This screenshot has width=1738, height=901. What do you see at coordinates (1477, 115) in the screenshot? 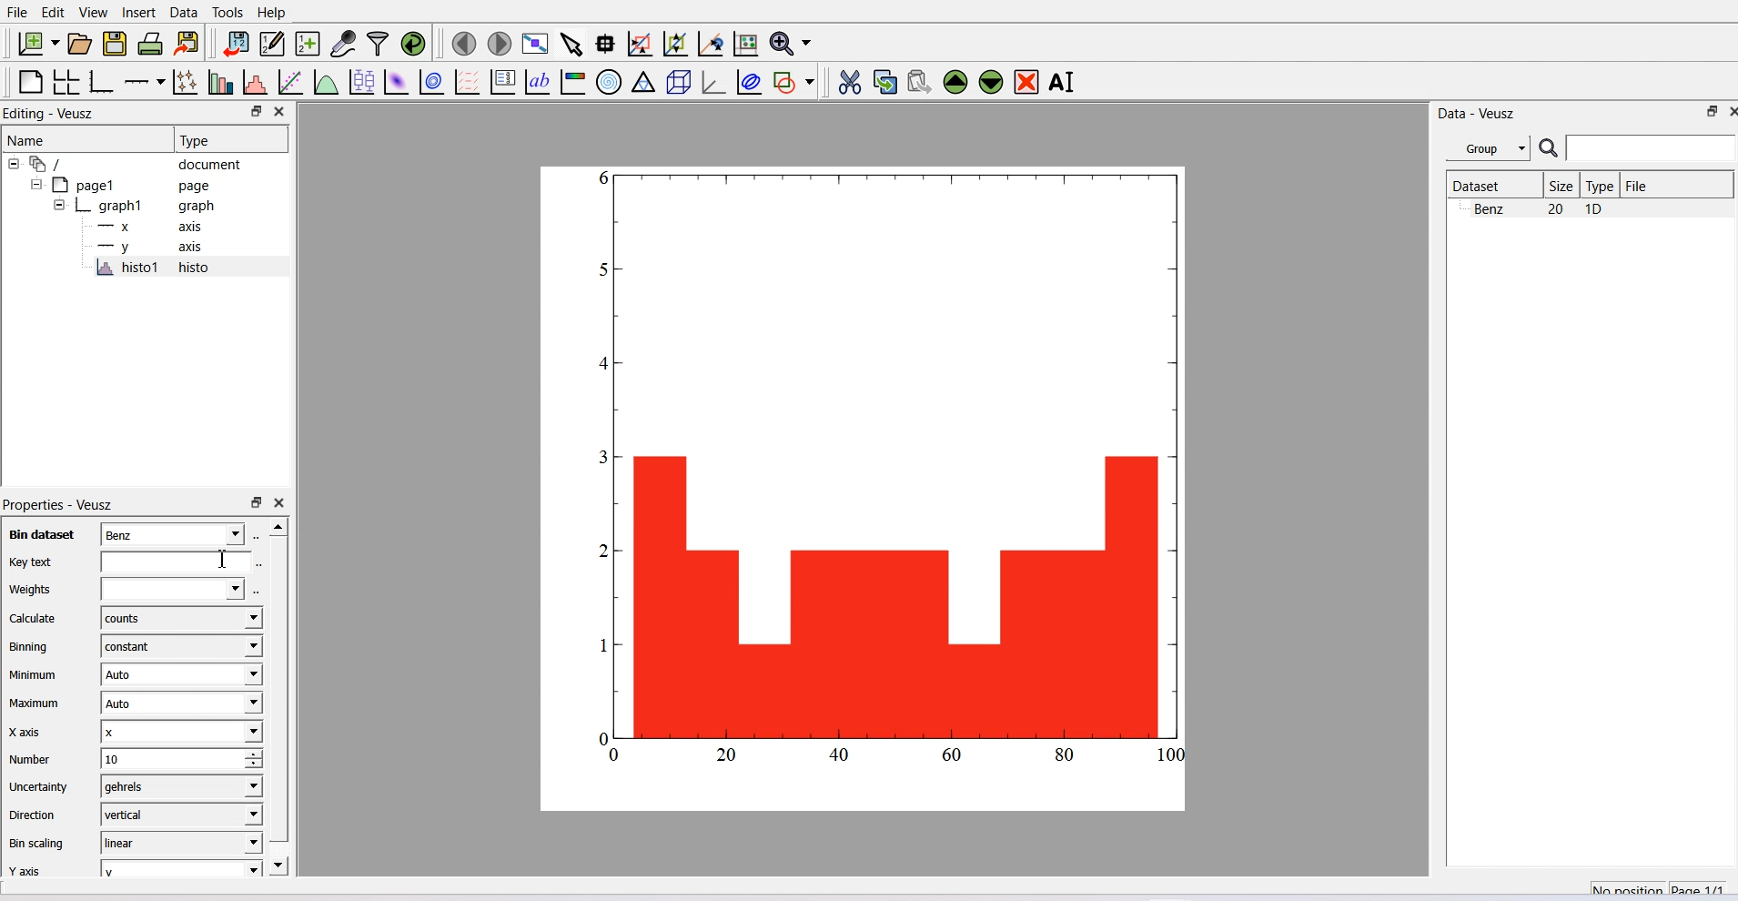
I see `Data - Veusz` at bounding box center [1477, 115].